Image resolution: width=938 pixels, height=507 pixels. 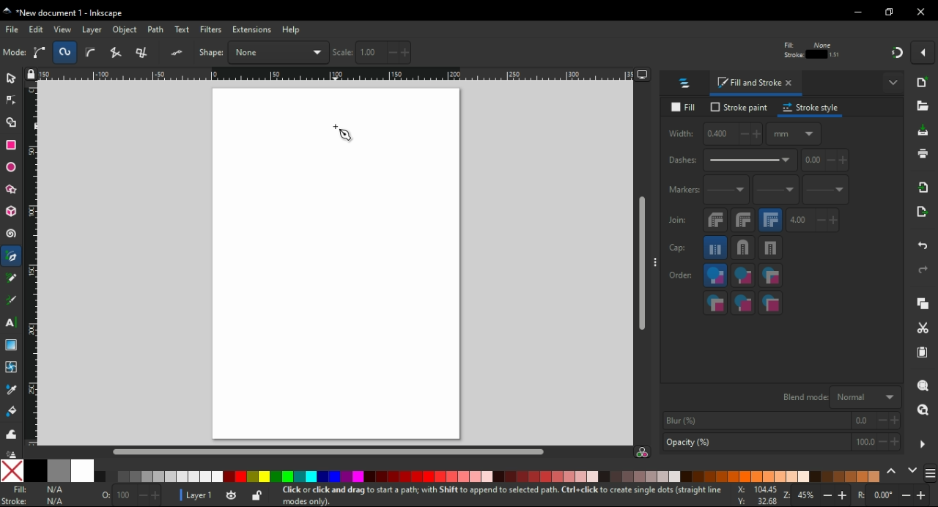 I want to click on black, so click(x=34, y=470).